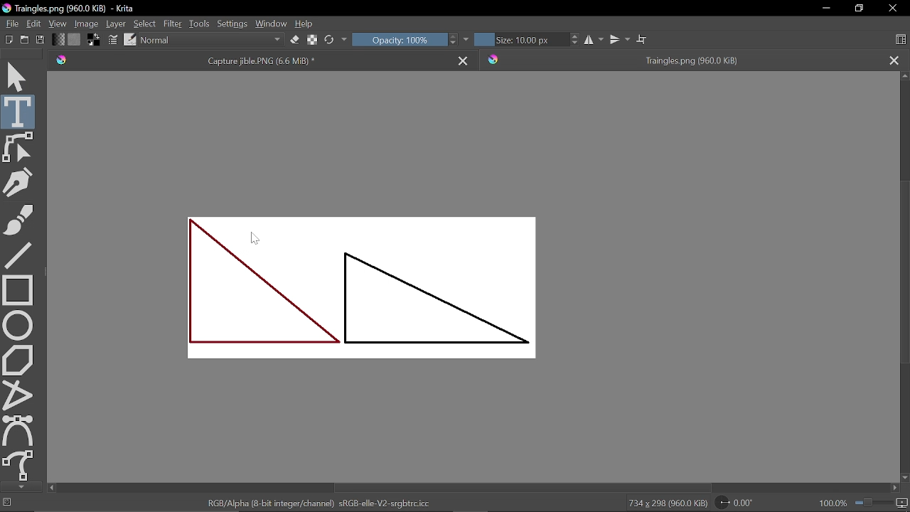  Describe the element at coordinates (522, 489) in the screenshot. I see `Horizontal scrollbar` at that location.